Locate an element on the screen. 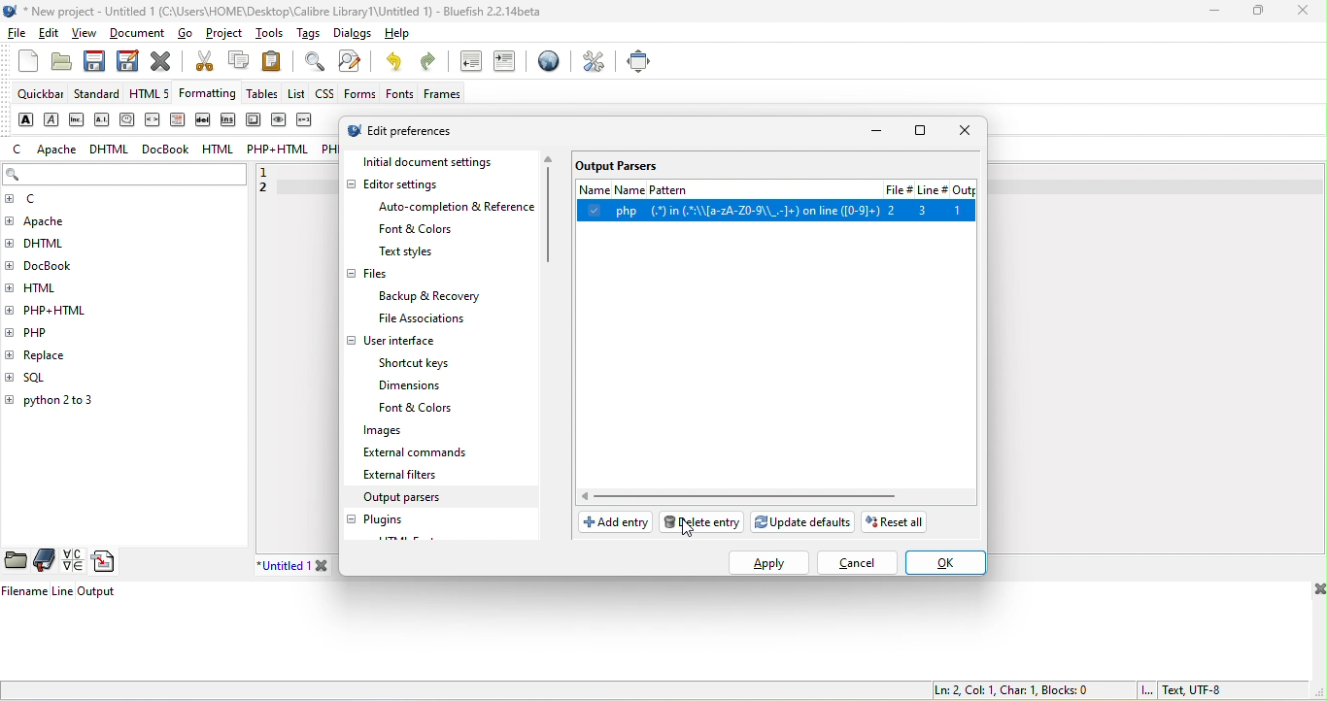 The width and height of the screenshot is (1327, 701). preferences is located at coordinates (595, 61).